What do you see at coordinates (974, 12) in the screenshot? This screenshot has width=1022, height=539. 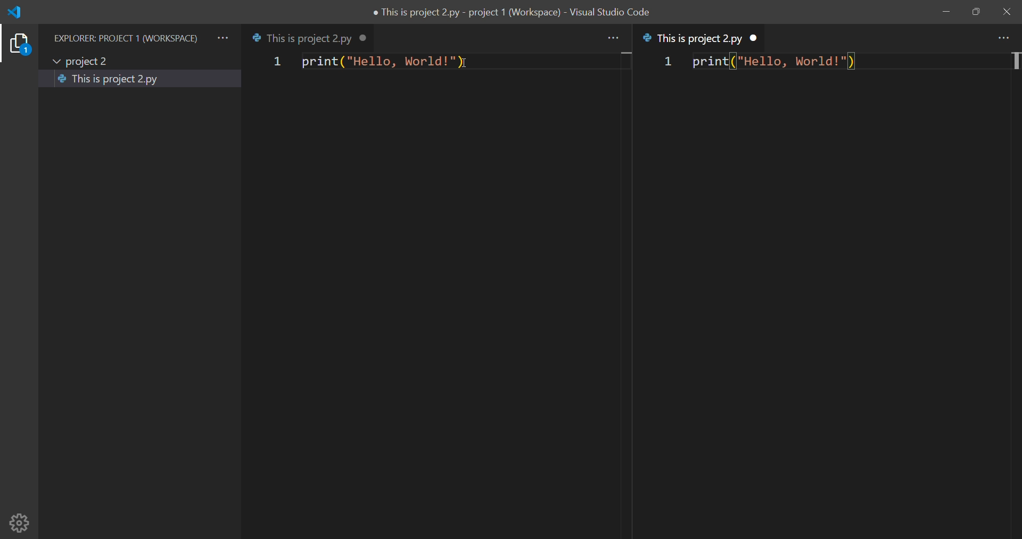 I see `maximize` at bounding box center [974, 12].